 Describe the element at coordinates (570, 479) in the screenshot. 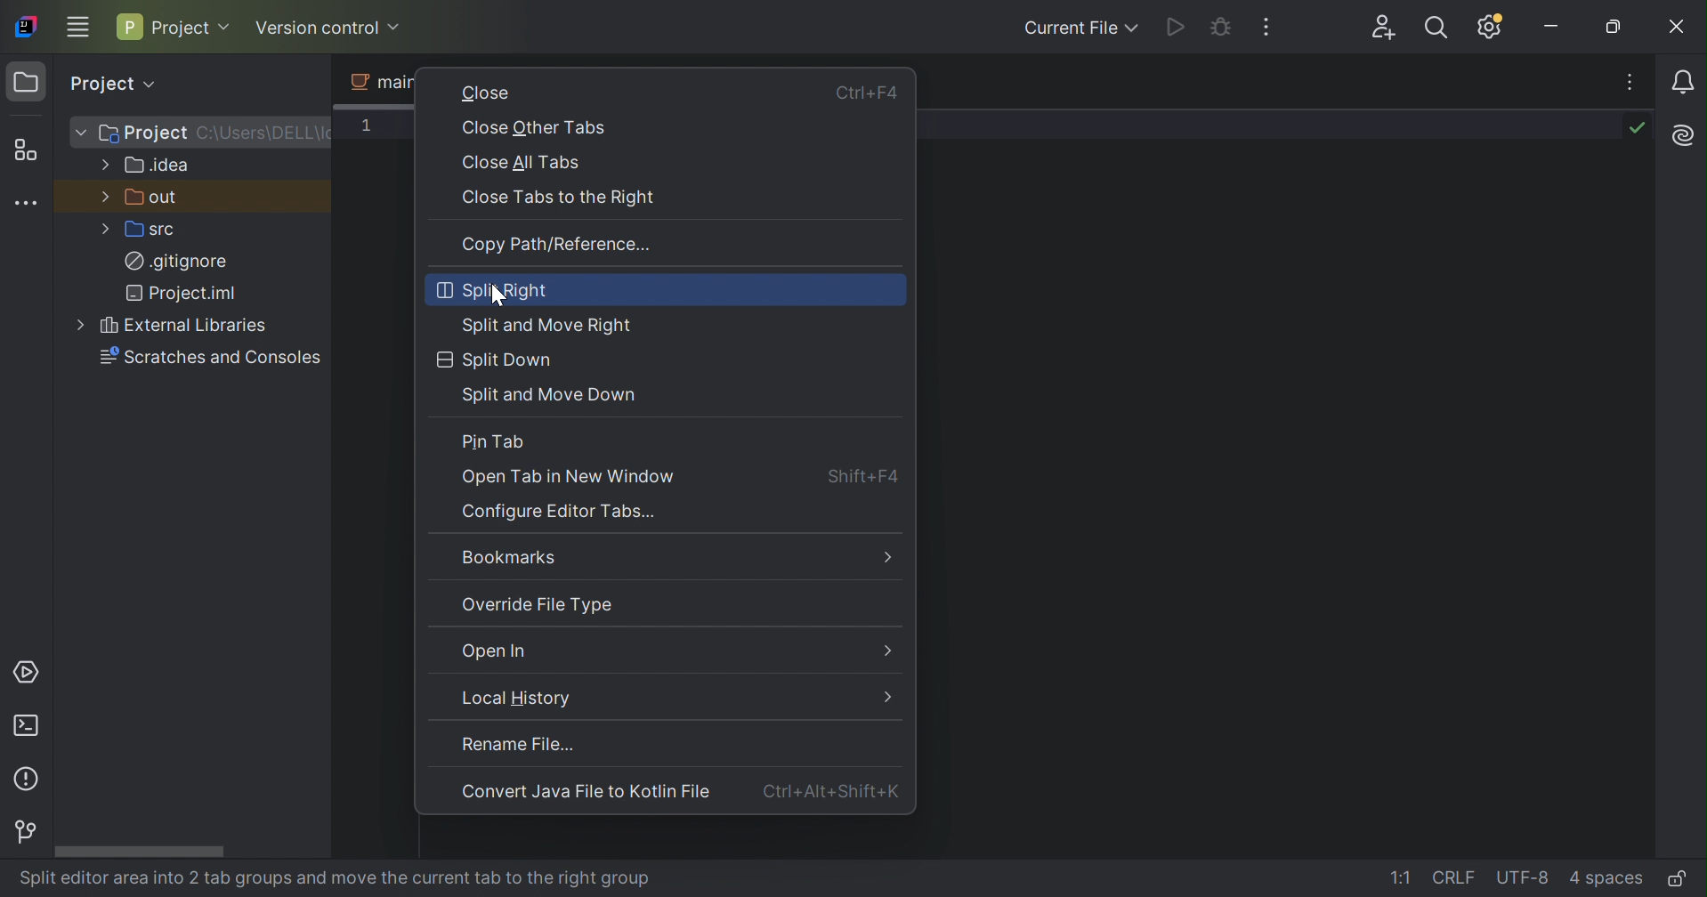

I see `Open tab in new window` at that location.